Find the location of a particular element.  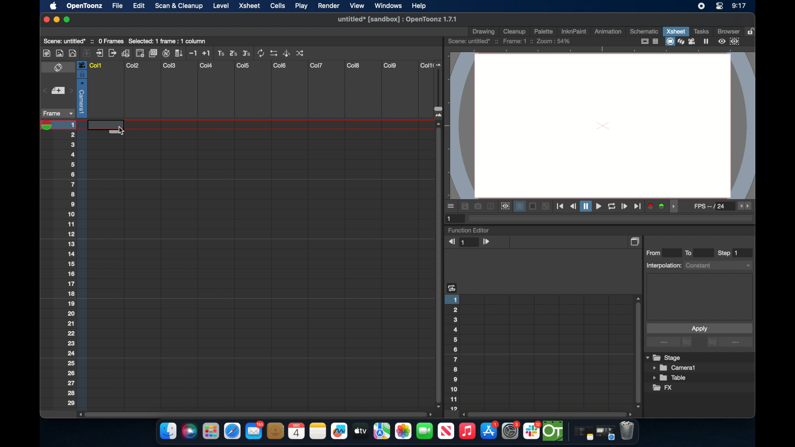

playhead is located at coordinates (49, 125).